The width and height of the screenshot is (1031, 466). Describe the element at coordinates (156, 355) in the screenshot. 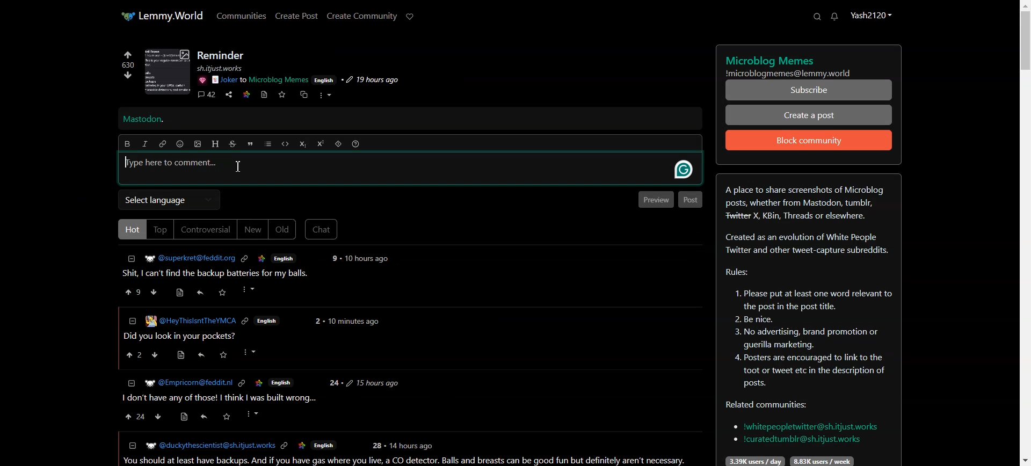

I see `` at that location.